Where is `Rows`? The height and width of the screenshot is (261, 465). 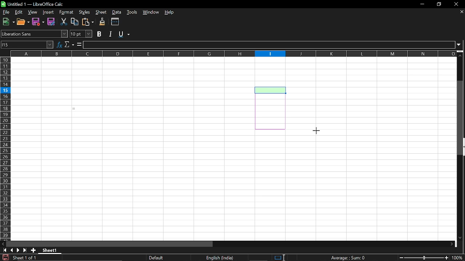
Rows is located at coordinates (5, 148).